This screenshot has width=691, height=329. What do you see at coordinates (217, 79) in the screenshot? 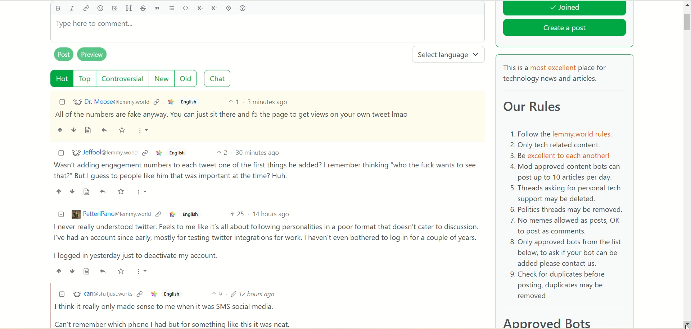
I see `chat` at bounding box center [217, 79].